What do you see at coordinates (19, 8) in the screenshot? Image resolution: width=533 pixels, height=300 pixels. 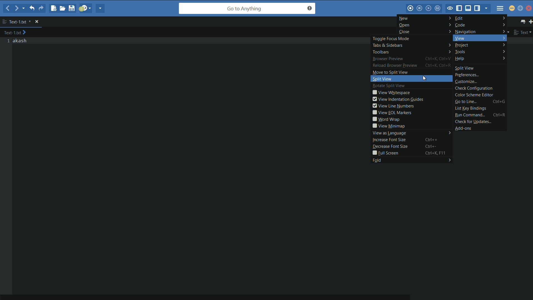 I see `forward` at bounding box center [19, 8].